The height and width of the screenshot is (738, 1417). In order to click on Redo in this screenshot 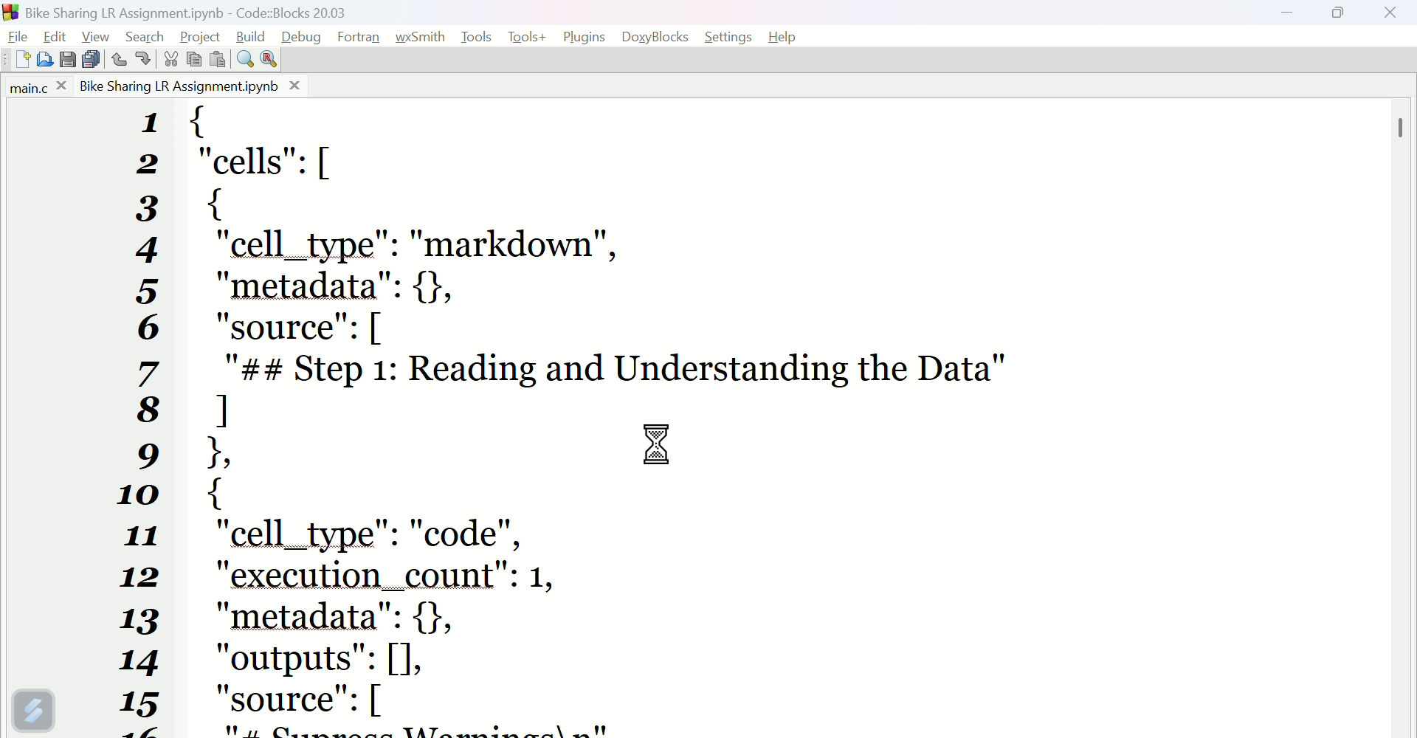, I will do `click(140, 61)`.